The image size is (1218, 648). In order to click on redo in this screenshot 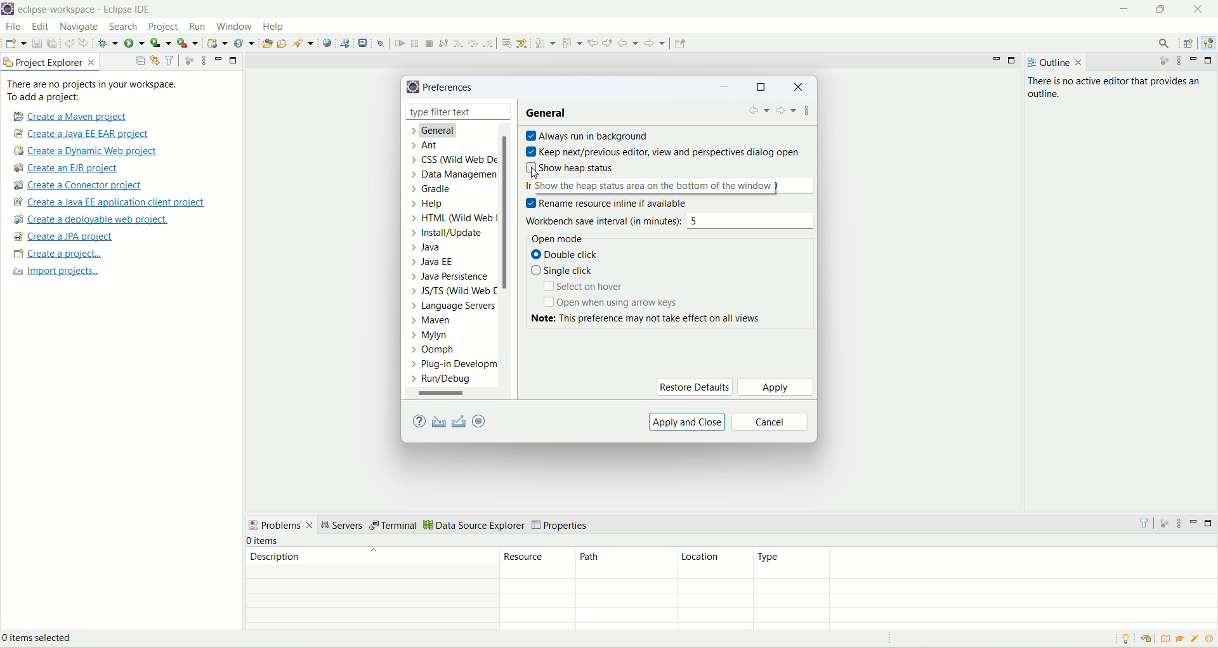, I will do `click(86, 42)`.